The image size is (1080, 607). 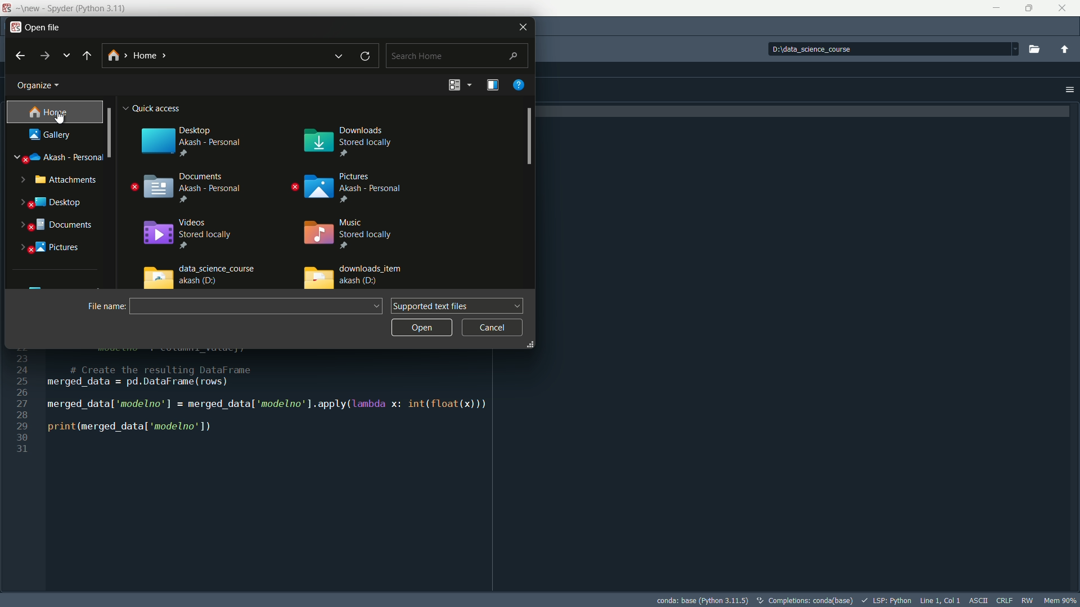 What do you see at coordinates (67, 180) in the screenshot?
I see `attachments` at bounding box center [67, 180].